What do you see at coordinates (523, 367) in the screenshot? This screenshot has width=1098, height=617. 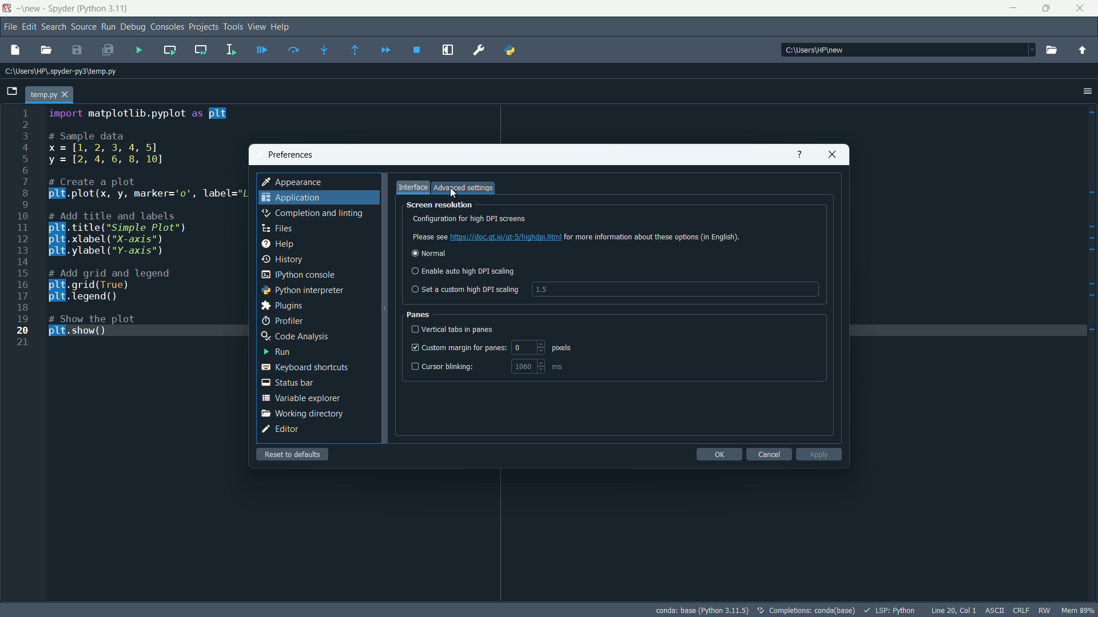 I see `1060` at bounding box center [523, 367].